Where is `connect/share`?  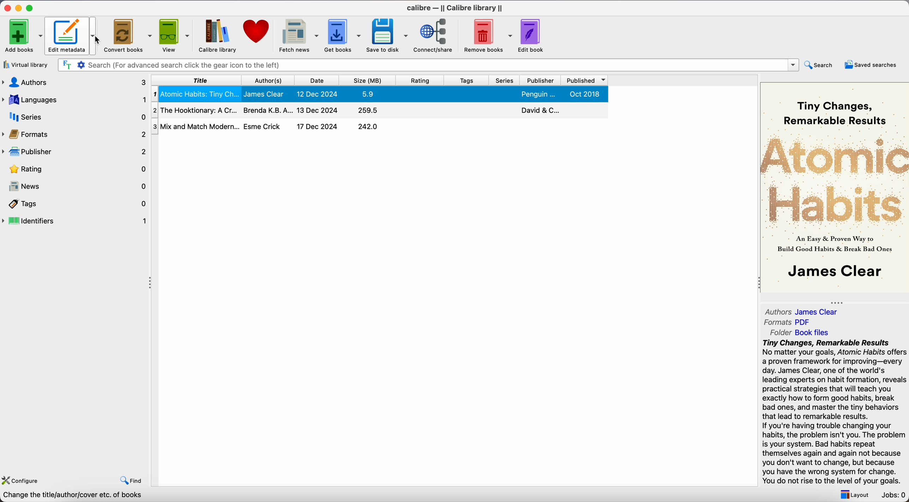
connect/share is located at coordinates (436, 35).